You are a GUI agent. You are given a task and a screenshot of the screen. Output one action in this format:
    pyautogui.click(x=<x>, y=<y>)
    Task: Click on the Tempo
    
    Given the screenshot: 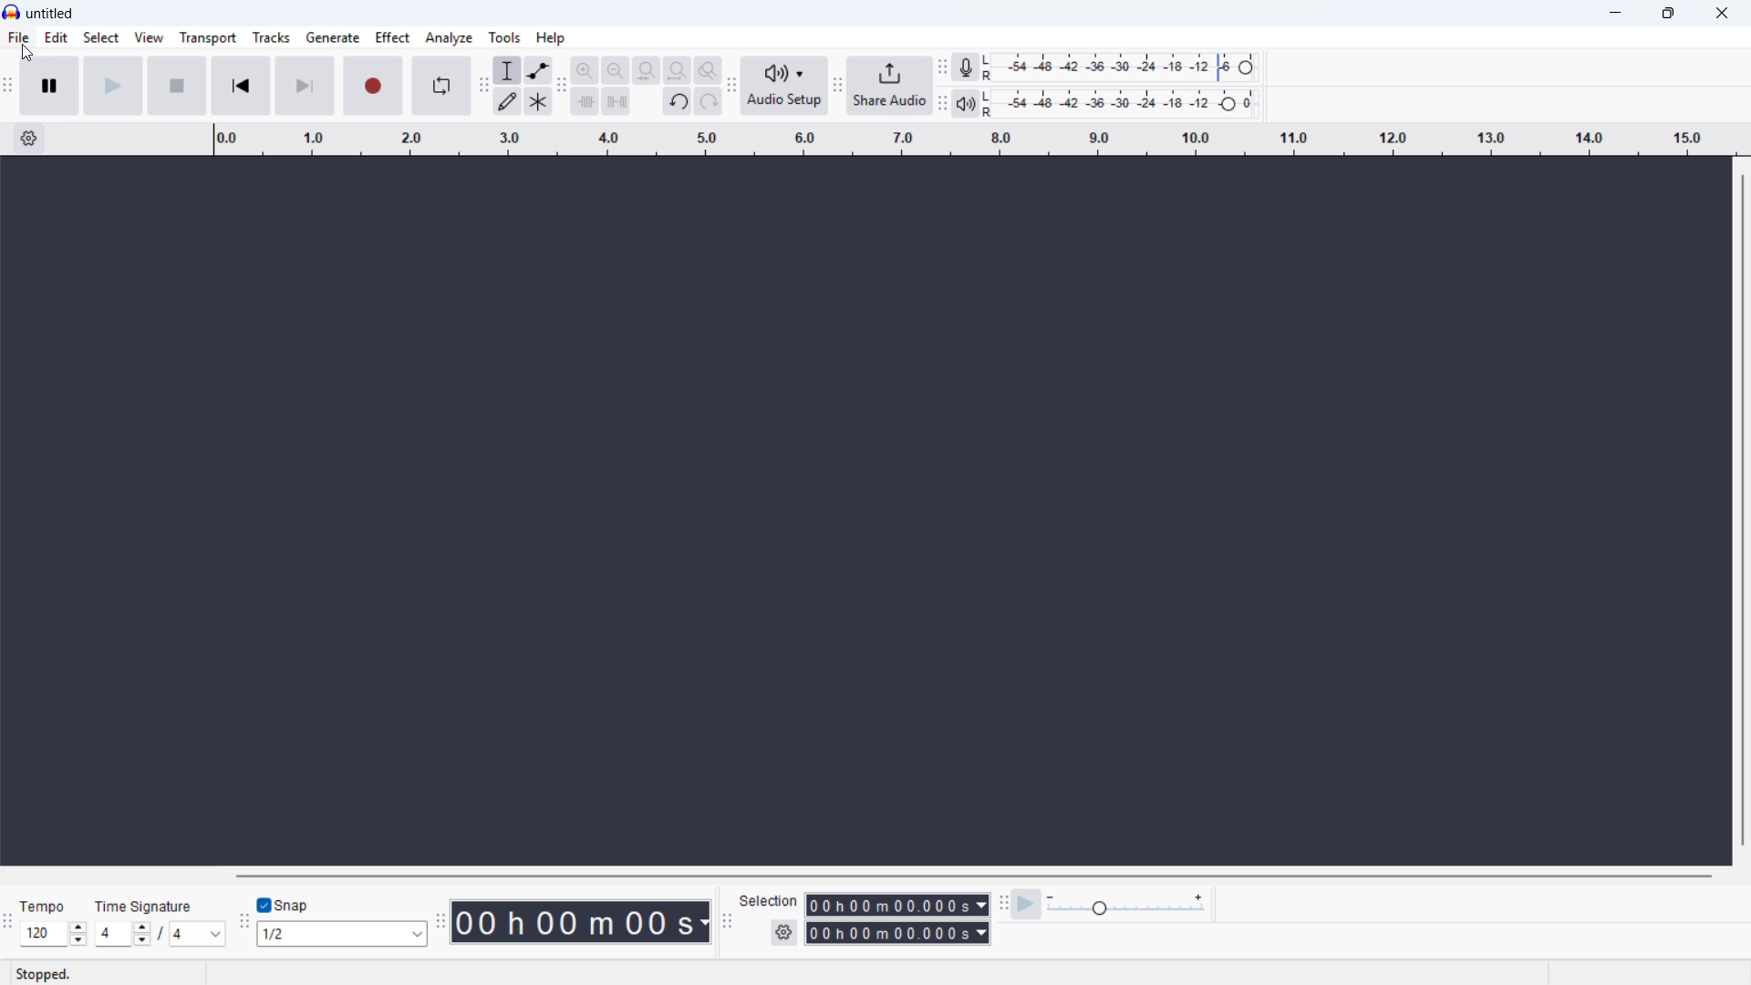 What is the action you would take?
    pyautogui.click(x=47, y=907)
    